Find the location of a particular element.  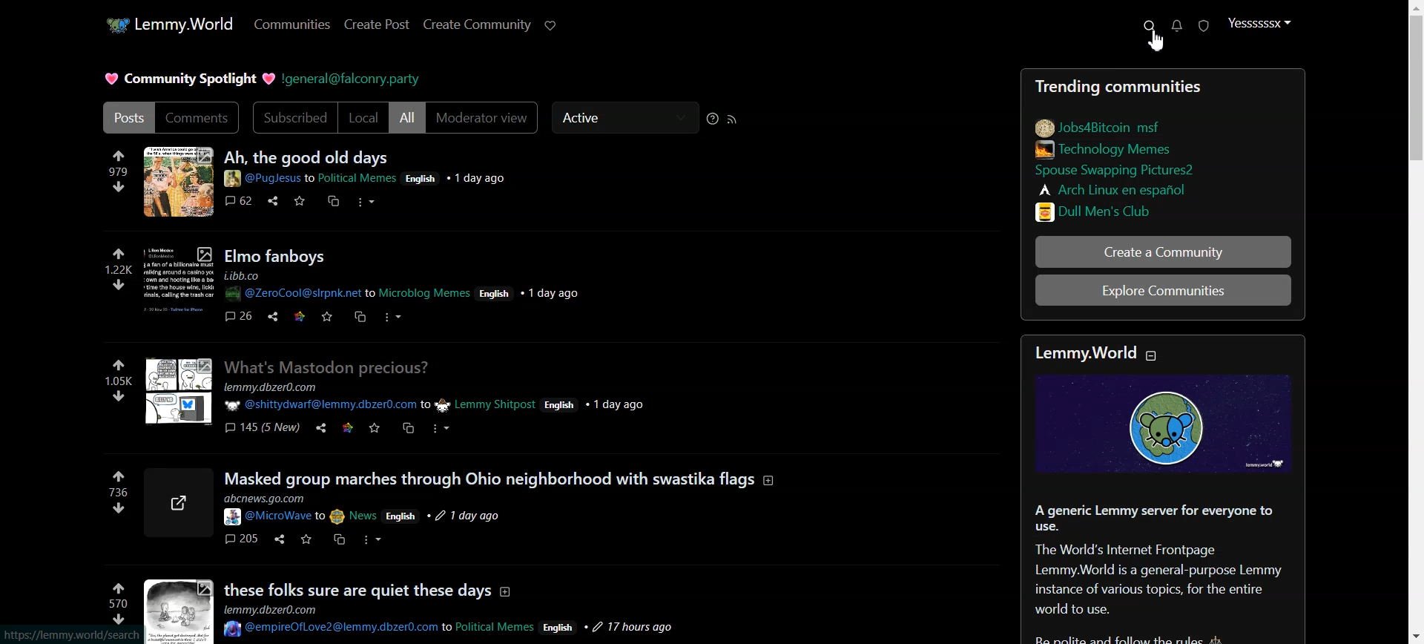

link is located at coordinates (1121, 128).